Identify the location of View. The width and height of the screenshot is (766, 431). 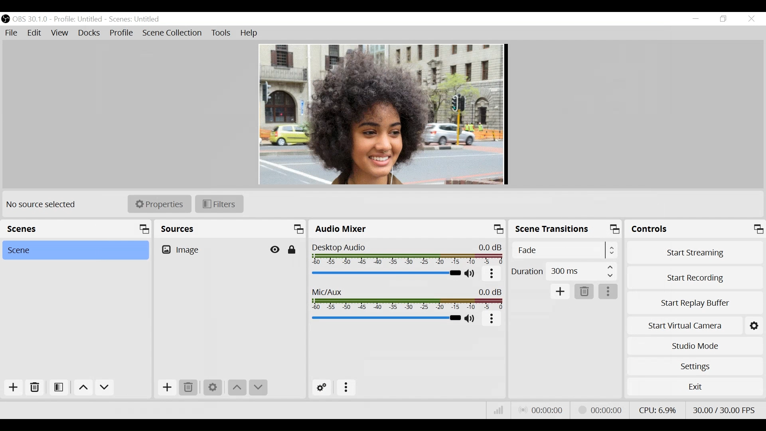
(60, 33).